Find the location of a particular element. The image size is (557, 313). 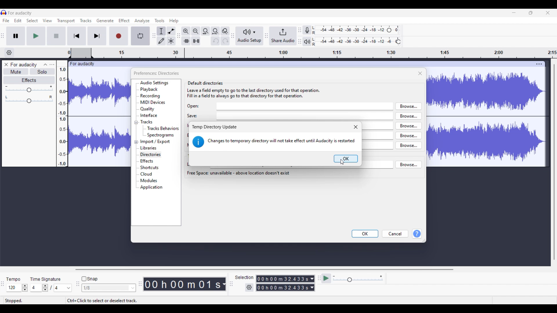

Silence audio selection is located at coordinates (196, 41).